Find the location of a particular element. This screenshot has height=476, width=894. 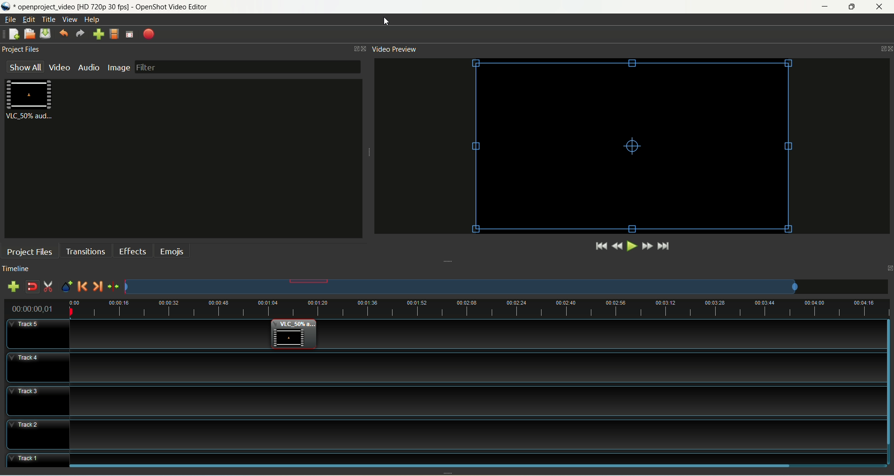

emojis is located at coordinates (171, 251).